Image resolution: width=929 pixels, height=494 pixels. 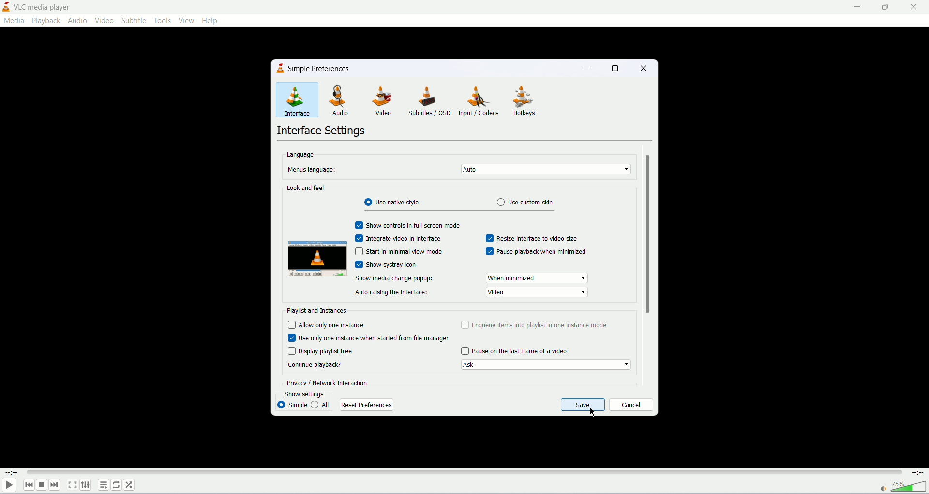 I want to click on text, so click(x=315, y=366).